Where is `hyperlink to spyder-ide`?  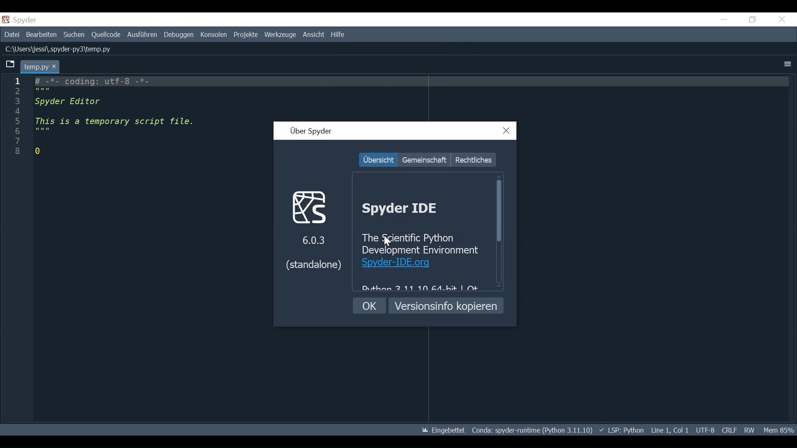
hyperlink to spyder-ide is located at coordinates (396, 263).